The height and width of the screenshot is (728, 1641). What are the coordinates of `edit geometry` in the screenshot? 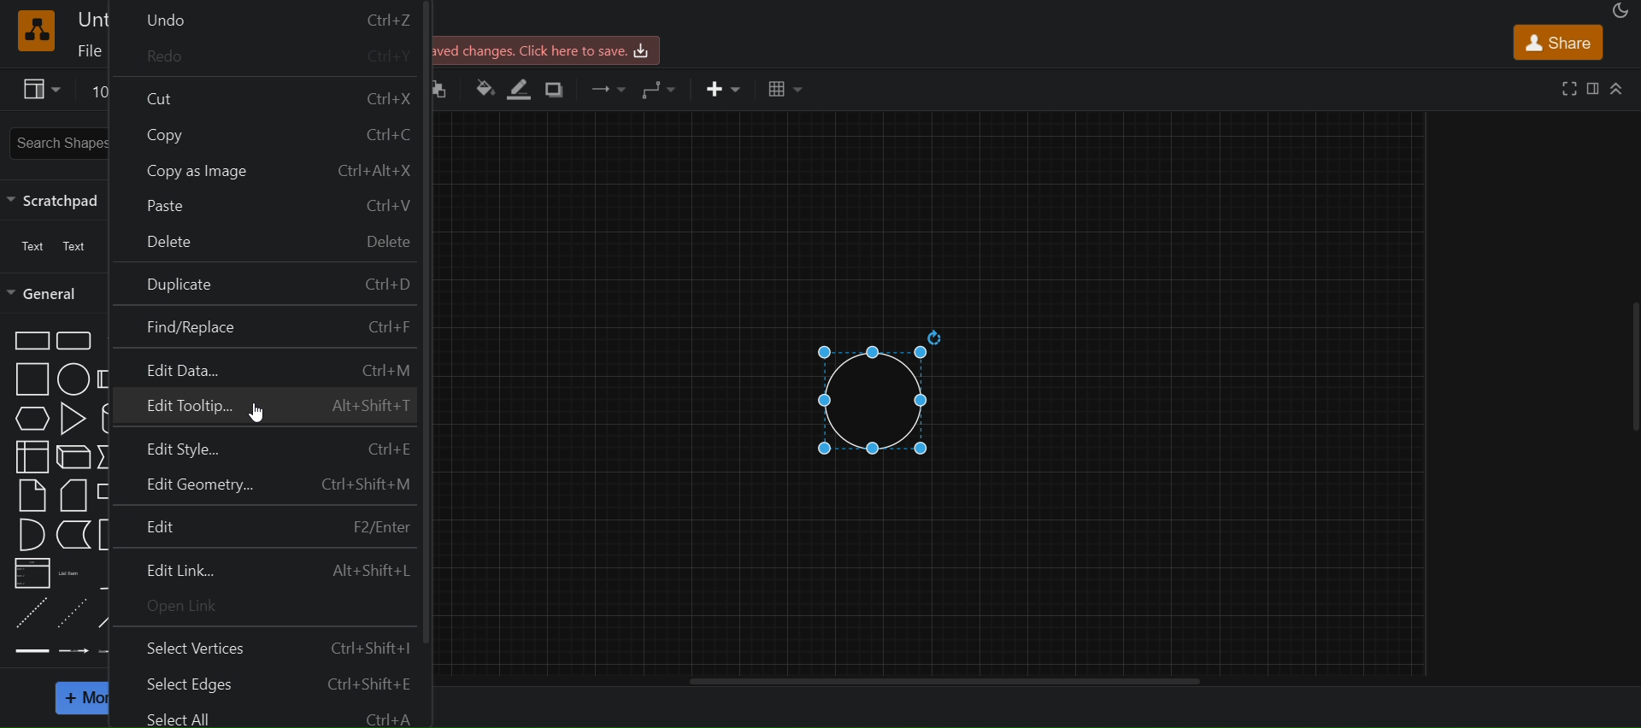 It's located at (267, 484).